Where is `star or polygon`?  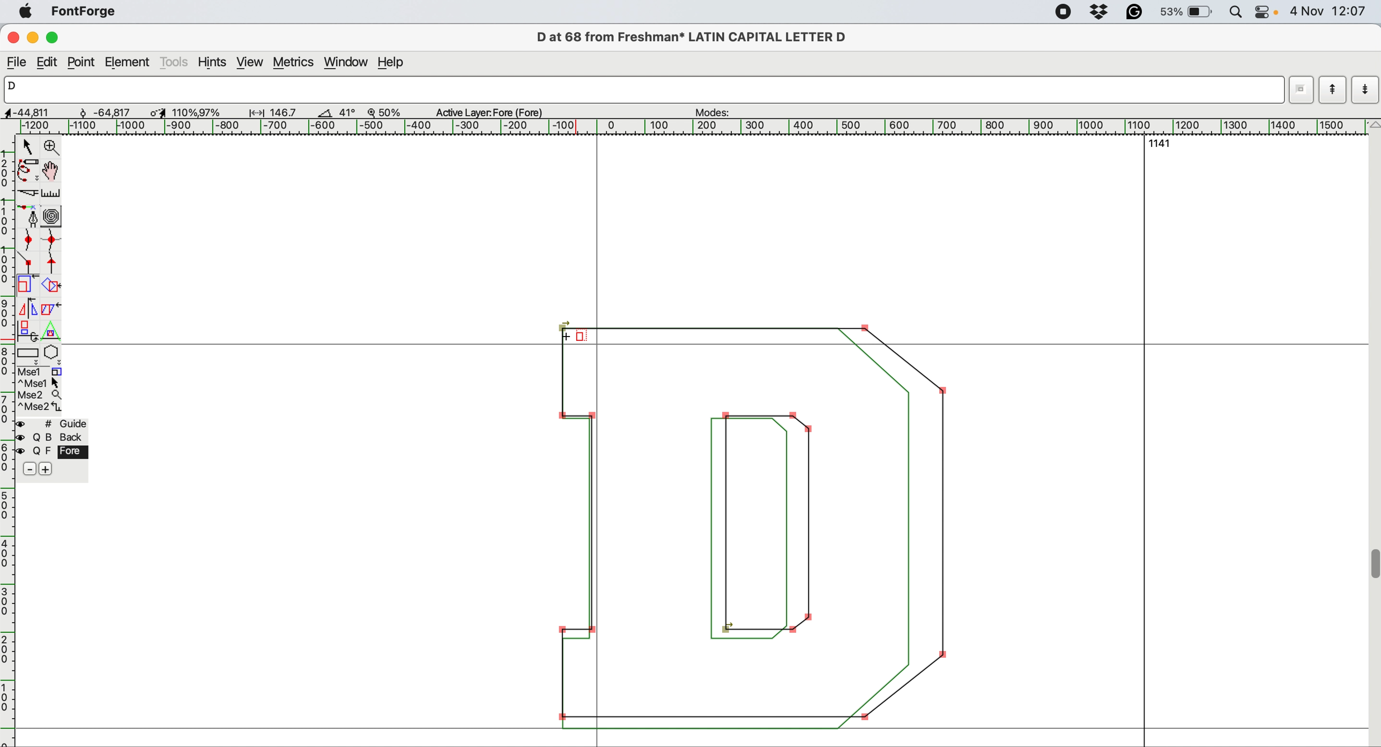
star or polygon is located at coordinates (52, 355).